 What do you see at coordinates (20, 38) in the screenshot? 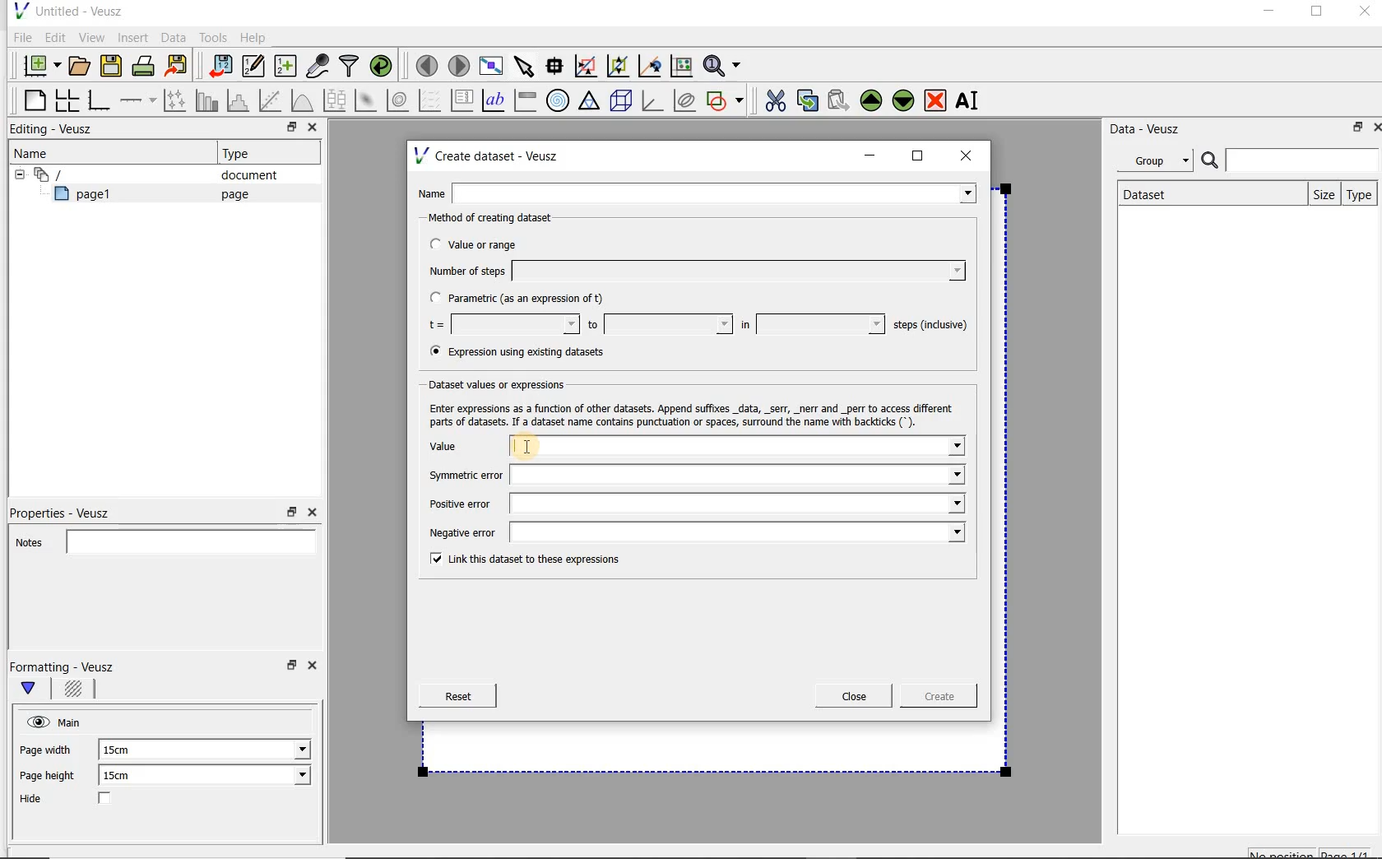
I see `File` at bounding box center [20, 38].